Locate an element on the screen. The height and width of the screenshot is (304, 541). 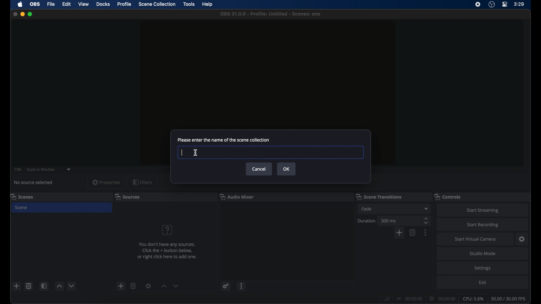
increment is located at coordinates (59, 287).